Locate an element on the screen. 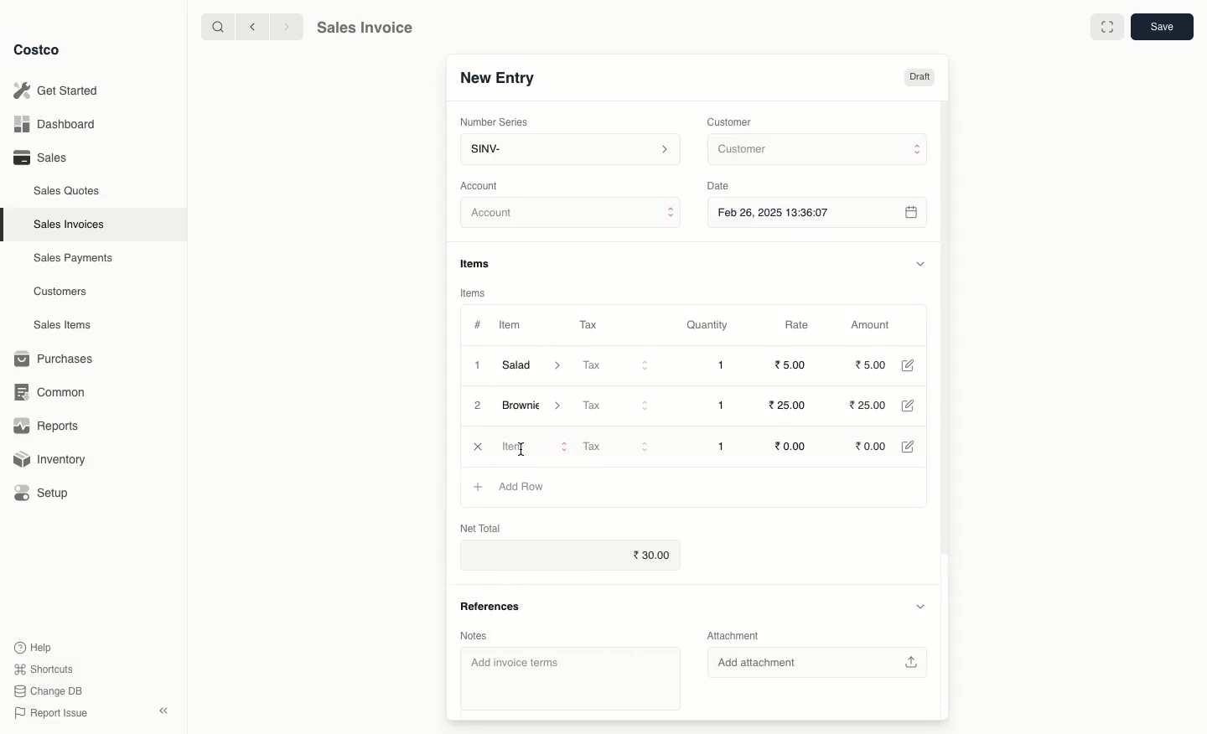  2 is located at coordinates (479, 406).